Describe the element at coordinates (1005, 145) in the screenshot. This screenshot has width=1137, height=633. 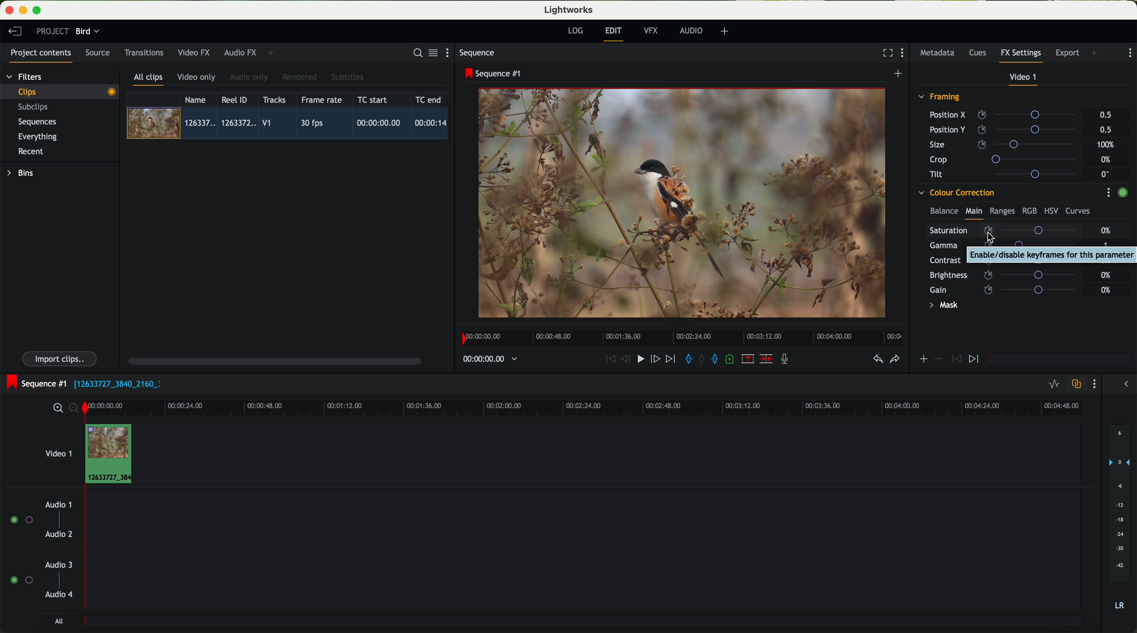
I see `size` at that location.